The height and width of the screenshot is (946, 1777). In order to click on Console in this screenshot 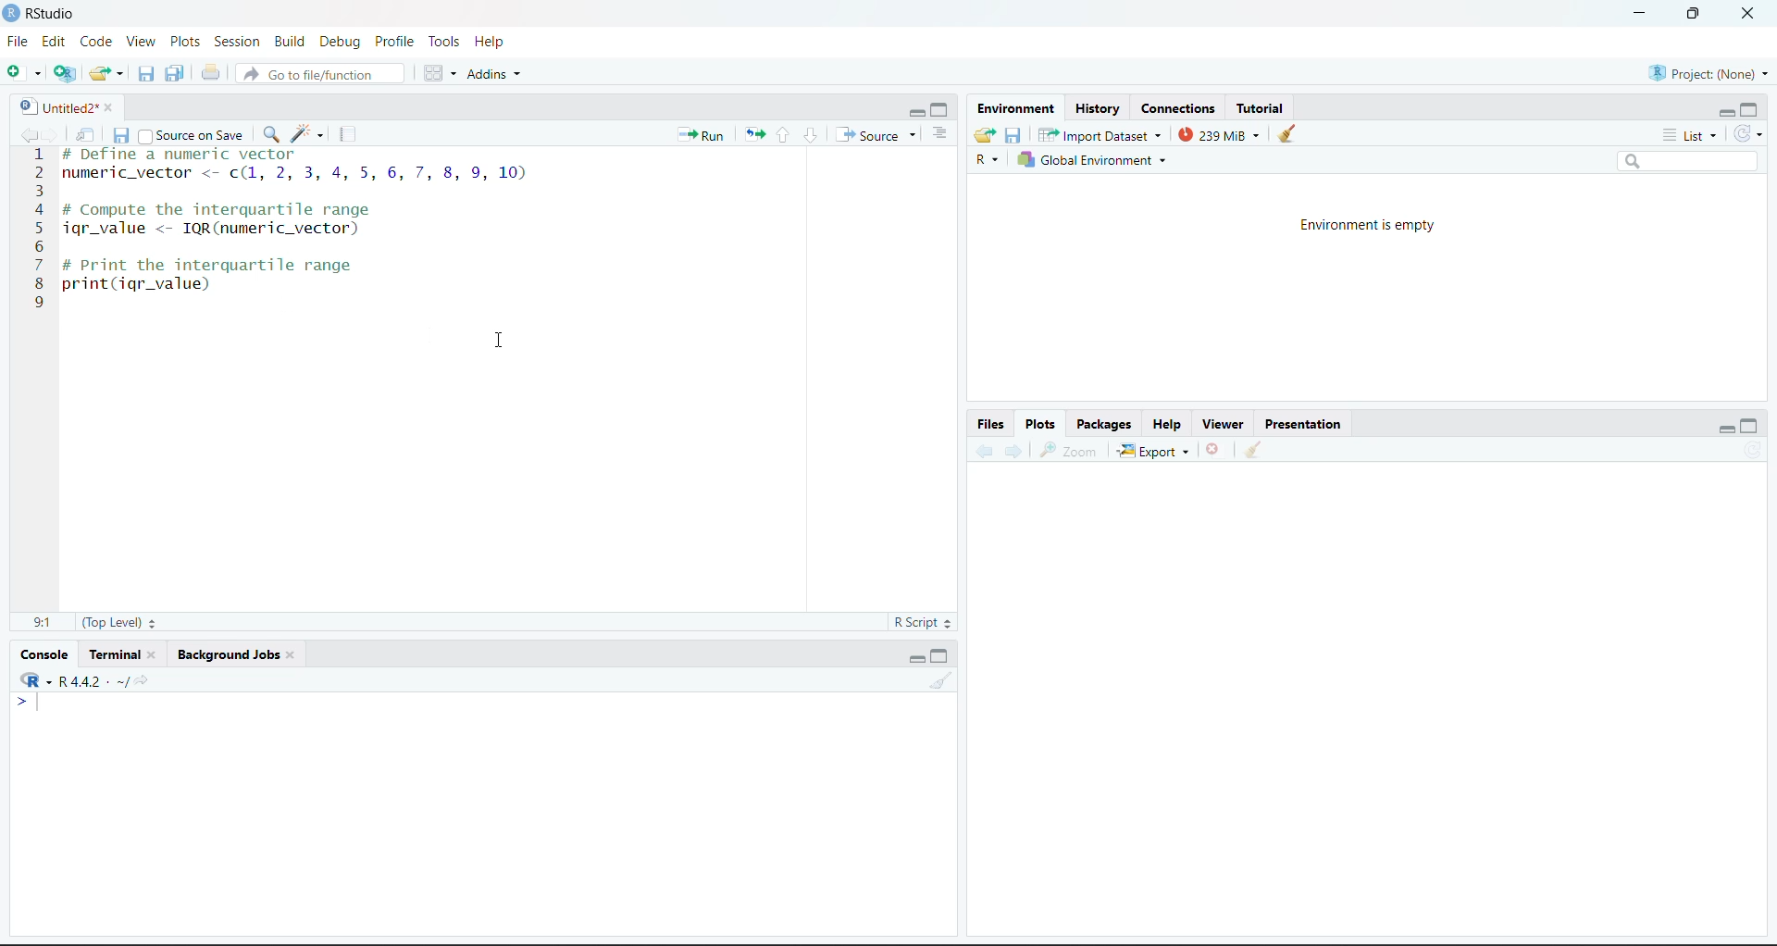, I will do `click(43, 653)`.